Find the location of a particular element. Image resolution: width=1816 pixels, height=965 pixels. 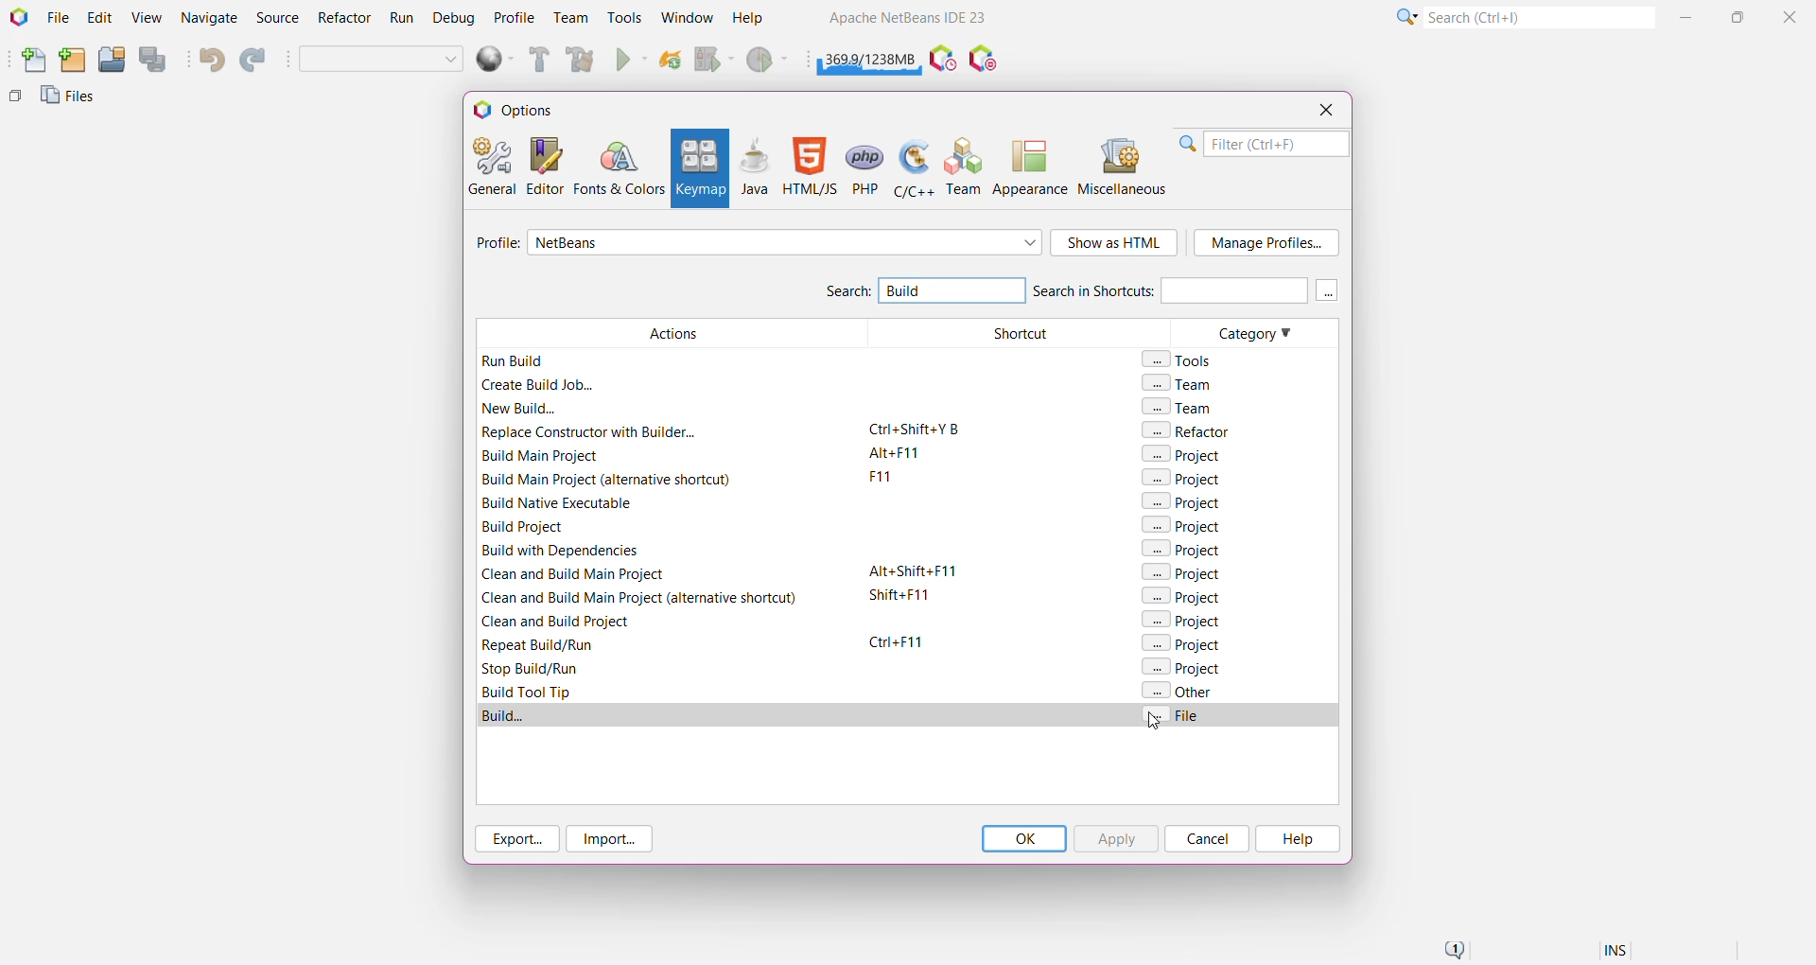

Undo is located at coordinates (210, 60).